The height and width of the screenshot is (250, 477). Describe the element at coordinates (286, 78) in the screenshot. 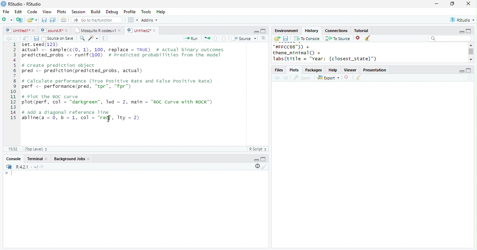

I see `forward` at that location.